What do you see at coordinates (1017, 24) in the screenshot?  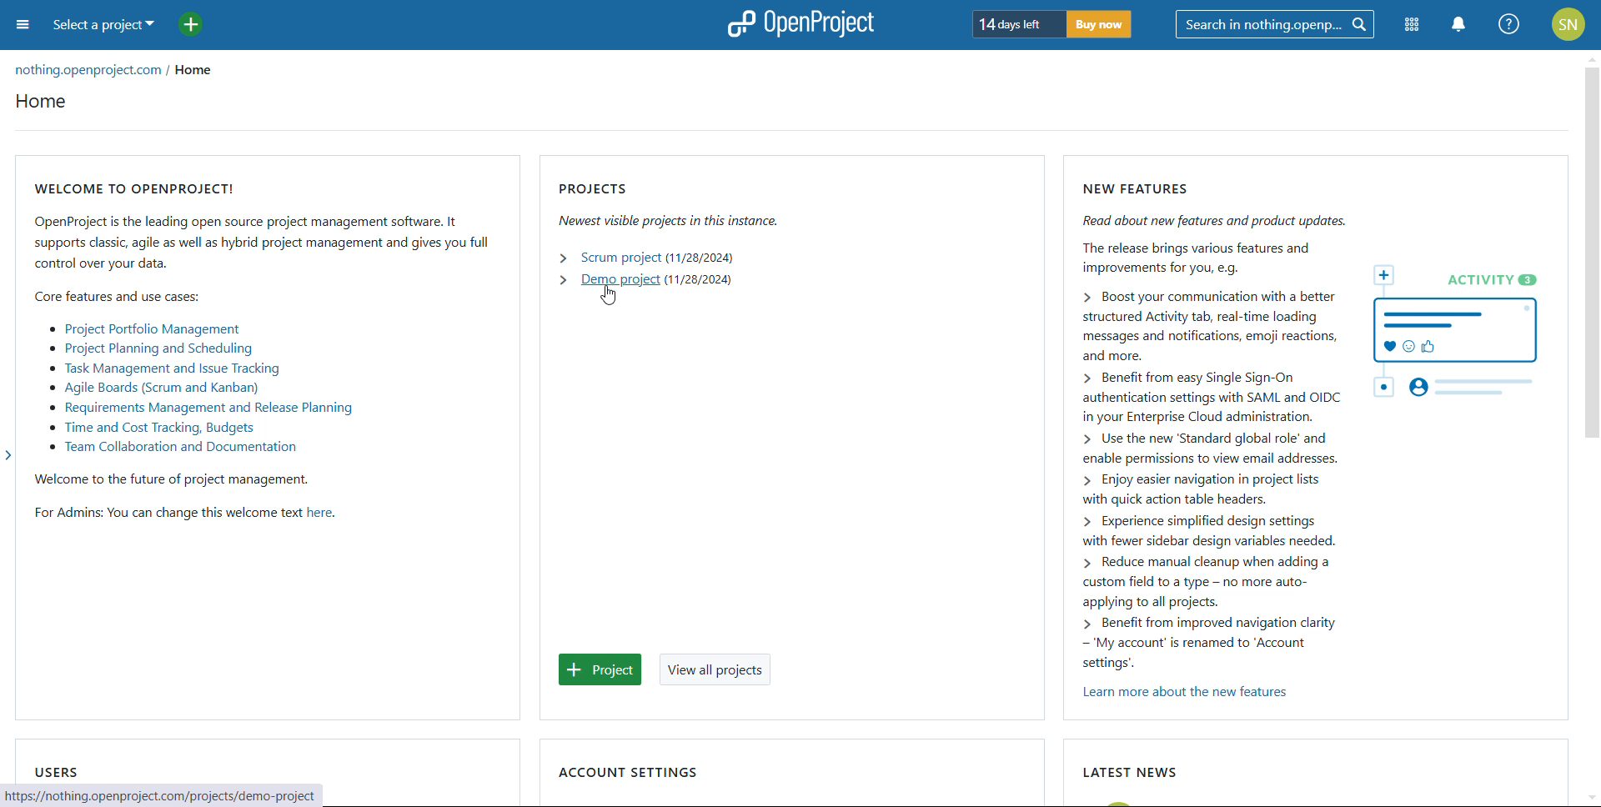 I see `days left for trial` at bounding box center [1017, 24].